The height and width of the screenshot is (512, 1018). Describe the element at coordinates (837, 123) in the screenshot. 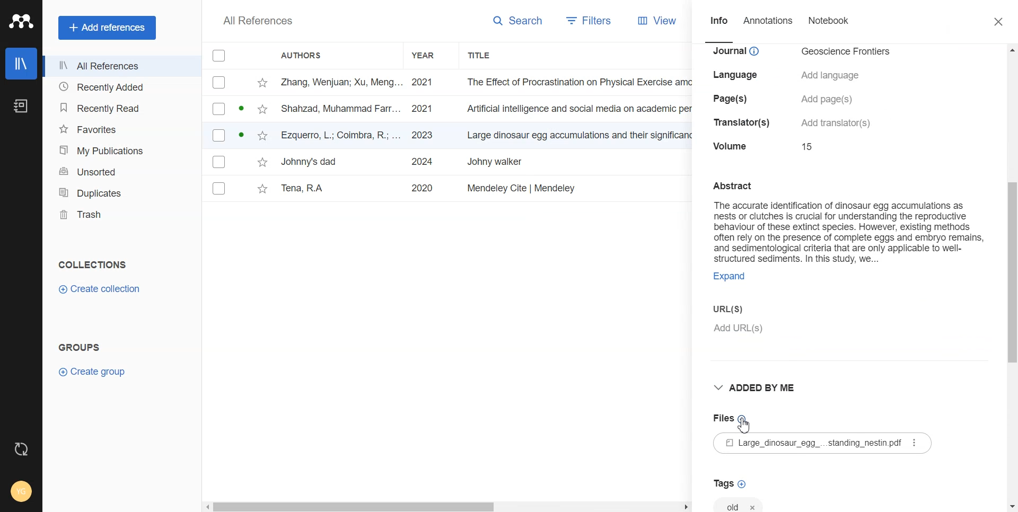

I see `details` at that location.